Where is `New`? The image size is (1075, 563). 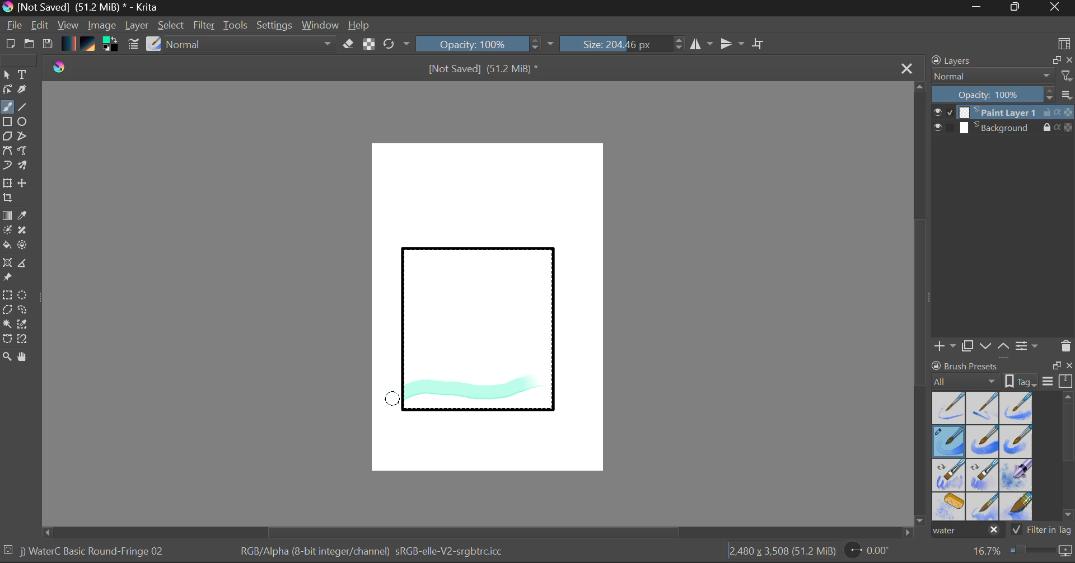 New is located at coordinates (10, 45).